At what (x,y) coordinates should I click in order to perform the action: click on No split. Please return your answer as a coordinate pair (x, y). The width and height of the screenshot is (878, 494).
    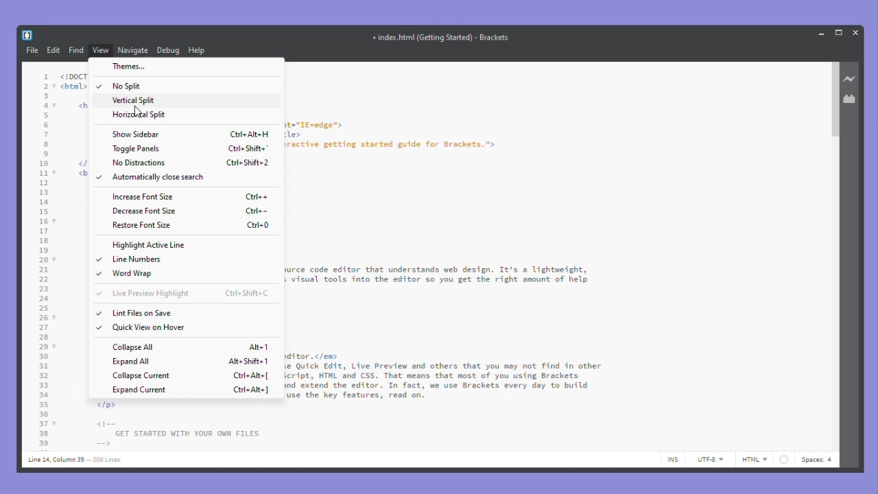
    Looking at the image, I should click on (131, 86).